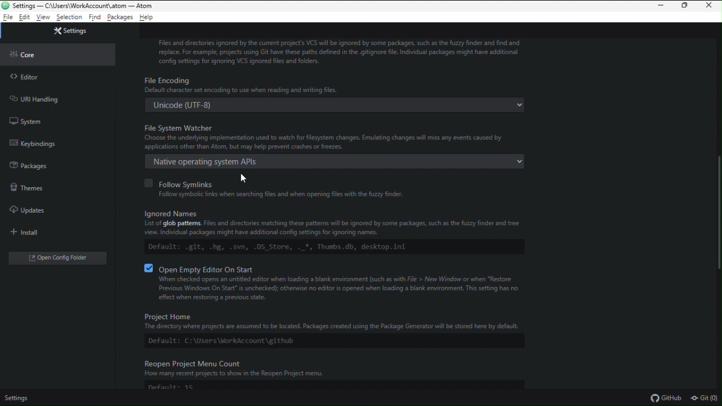 This screenshot has width=722, height=406. Describe the element at coordinates (340, 283) in the screenshot. I see `Open empty editor on start` at that location.